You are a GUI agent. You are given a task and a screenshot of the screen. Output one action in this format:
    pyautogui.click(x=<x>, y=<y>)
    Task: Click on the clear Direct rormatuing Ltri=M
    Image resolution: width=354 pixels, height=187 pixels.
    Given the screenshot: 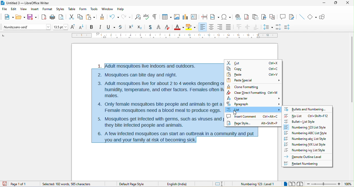 What is the action you would take?
    pyautogui.click(x=251, y=92)
    